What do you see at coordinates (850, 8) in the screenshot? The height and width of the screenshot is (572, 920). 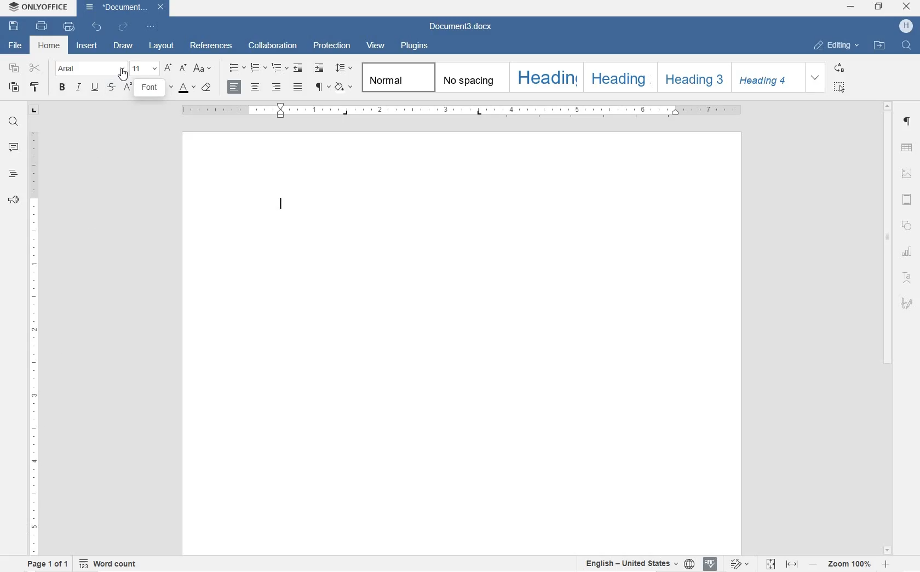 I see `minimize` at bounding box center [850, 8].